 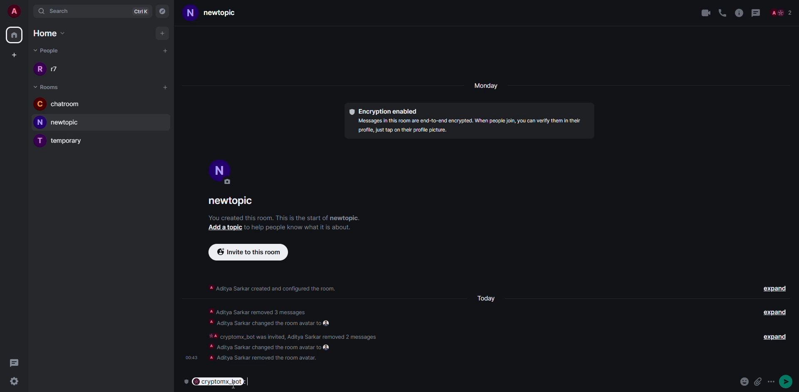 I want to click on home, so click(x=14, y=35).